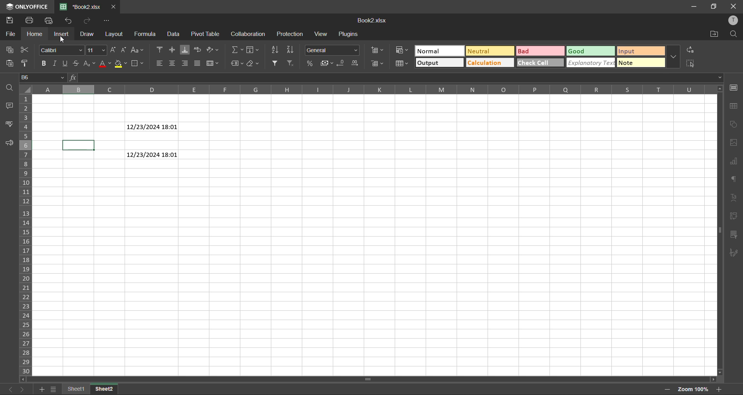 This screenshot has height=395, width=743. Describe the element at coordinates (11, 143) in the screenshot. I see `feedback` at that location.